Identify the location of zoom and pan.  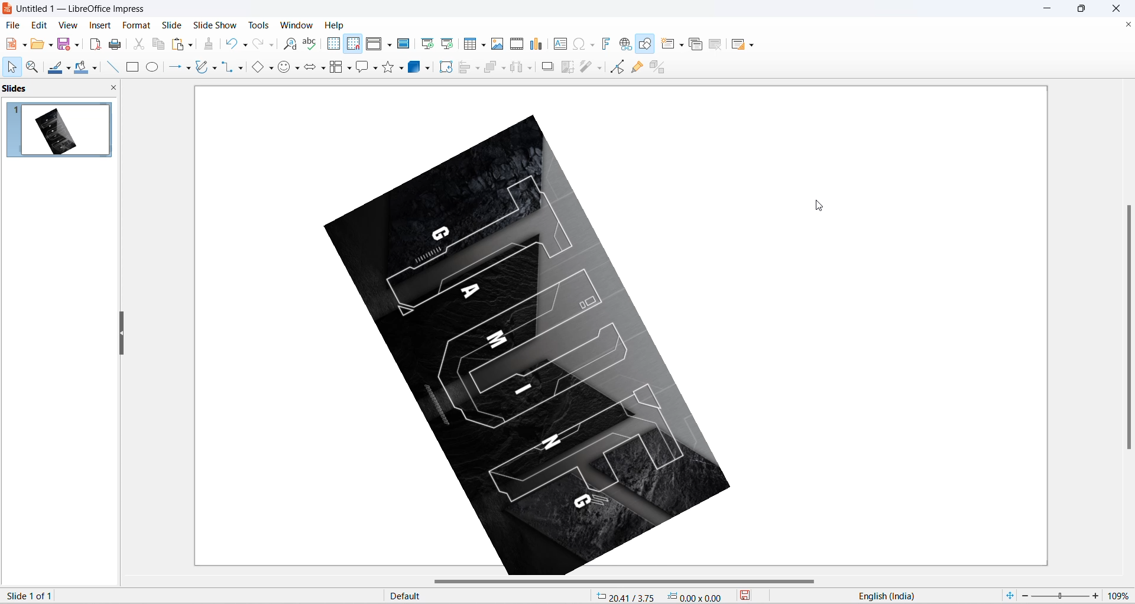
(31, 67).